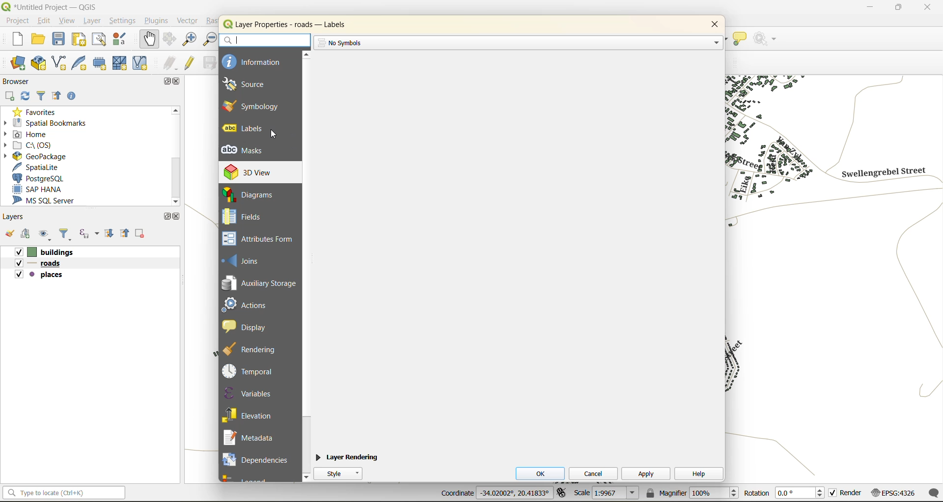  Describe the element at coordinates (261, 239) in the screenshot. I see `attributes form` at that location.